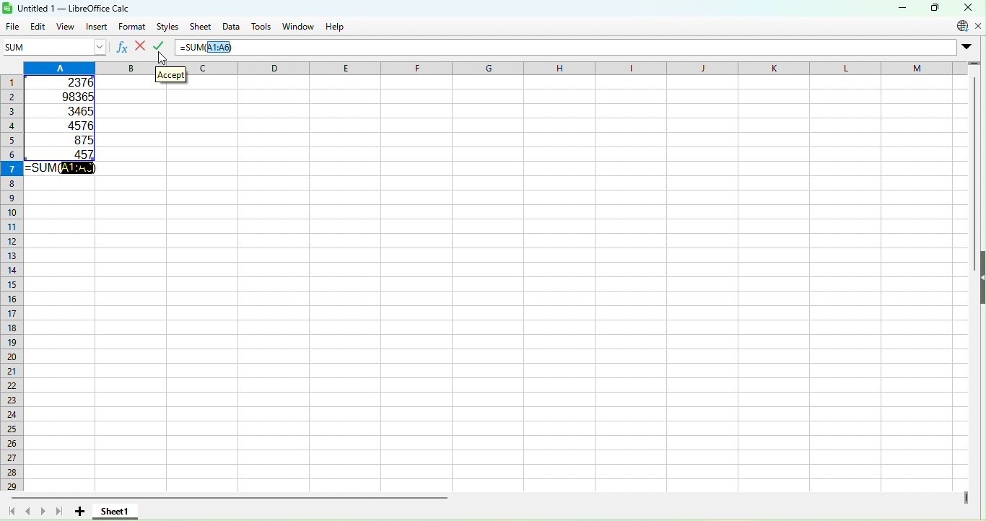 The width and height of the screenshot is (986, 521). Describe the element at coordinates (586, 69) in the screenshot. I see `Columns` at that location.